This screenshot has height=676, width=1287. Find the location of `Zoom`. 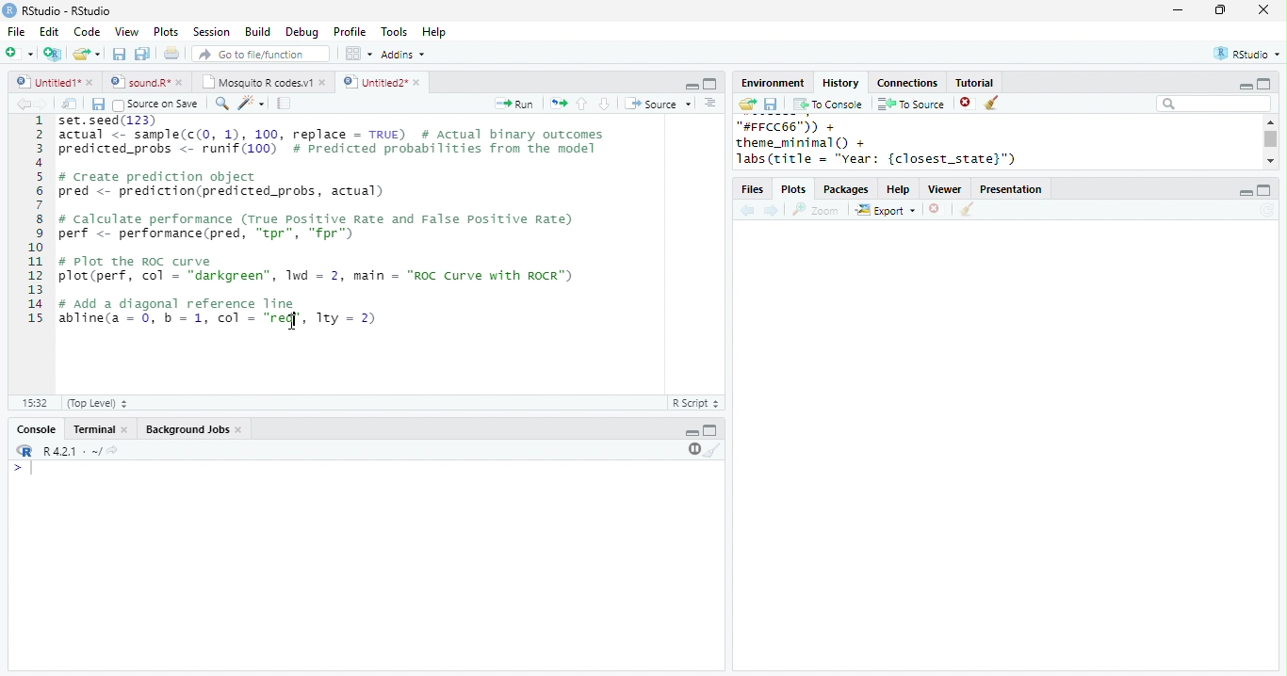

Zoom is located at coordinates (816, 210).